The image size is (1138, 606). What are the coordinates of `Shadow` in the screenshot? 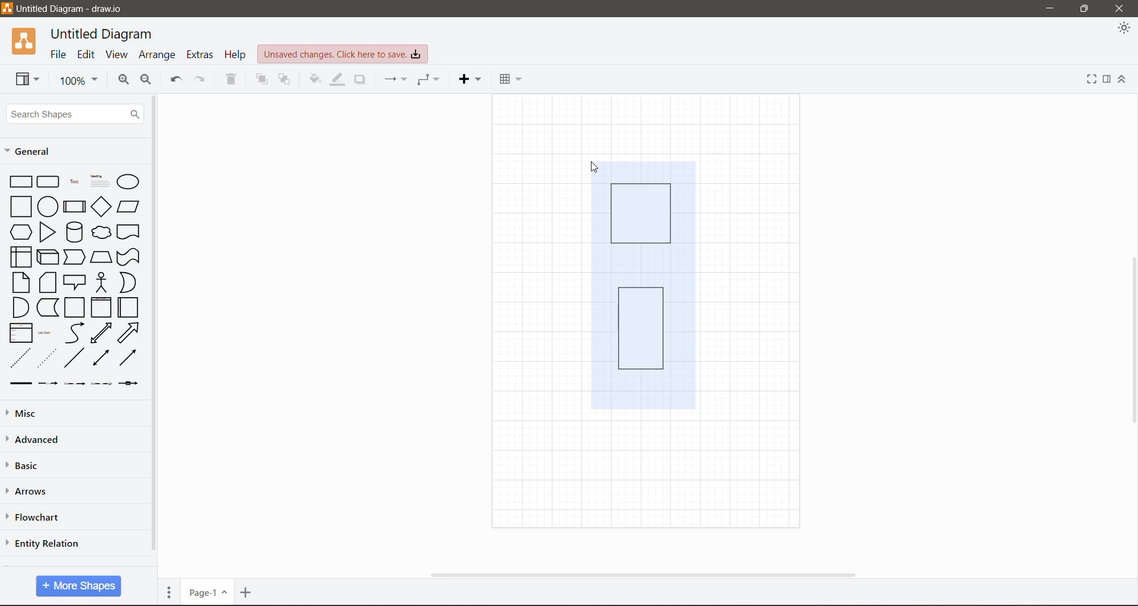 It's located at (359, 81).